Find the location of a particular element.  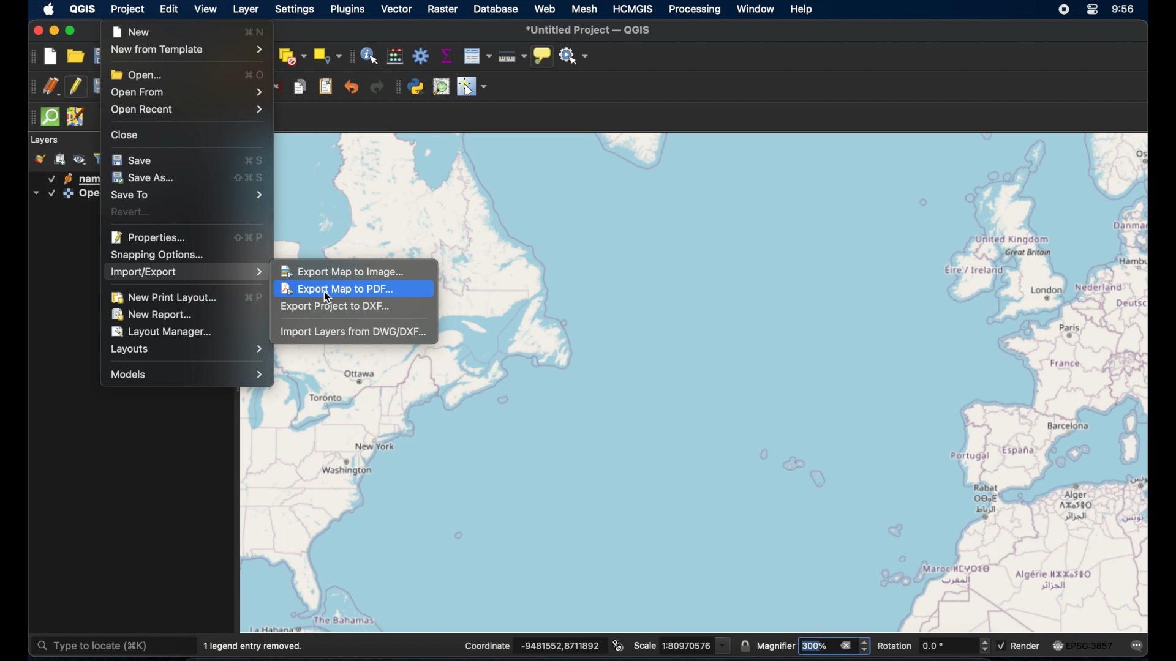

paste features is located at coordinates (326, 87).